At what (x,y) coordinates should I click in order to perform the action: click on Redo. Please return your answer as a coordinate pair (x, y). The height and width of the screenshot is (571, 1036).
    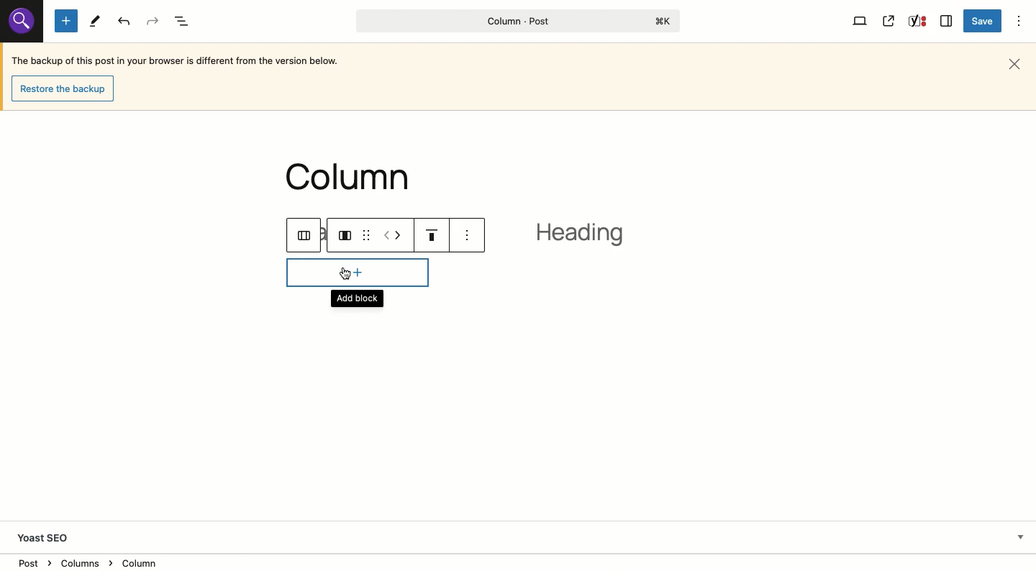
    Looking at the image, I should click on (153, 22).